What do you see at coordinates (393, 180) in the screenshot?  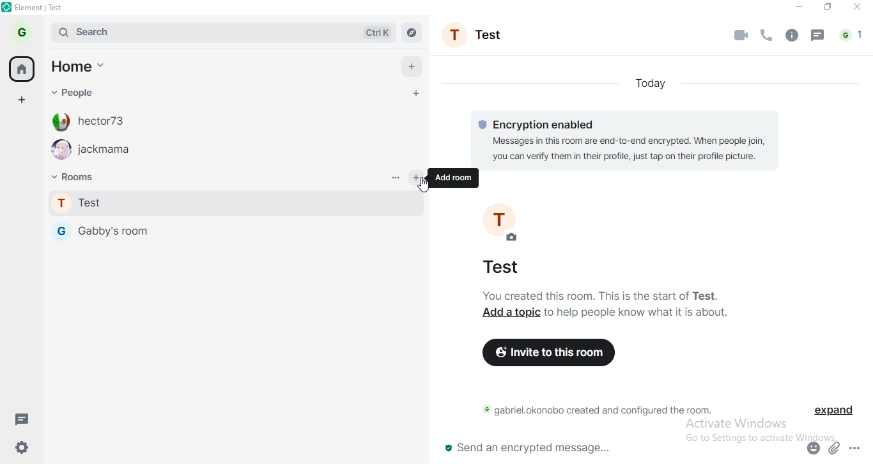 I see `options` at bounding box center [393, 180].